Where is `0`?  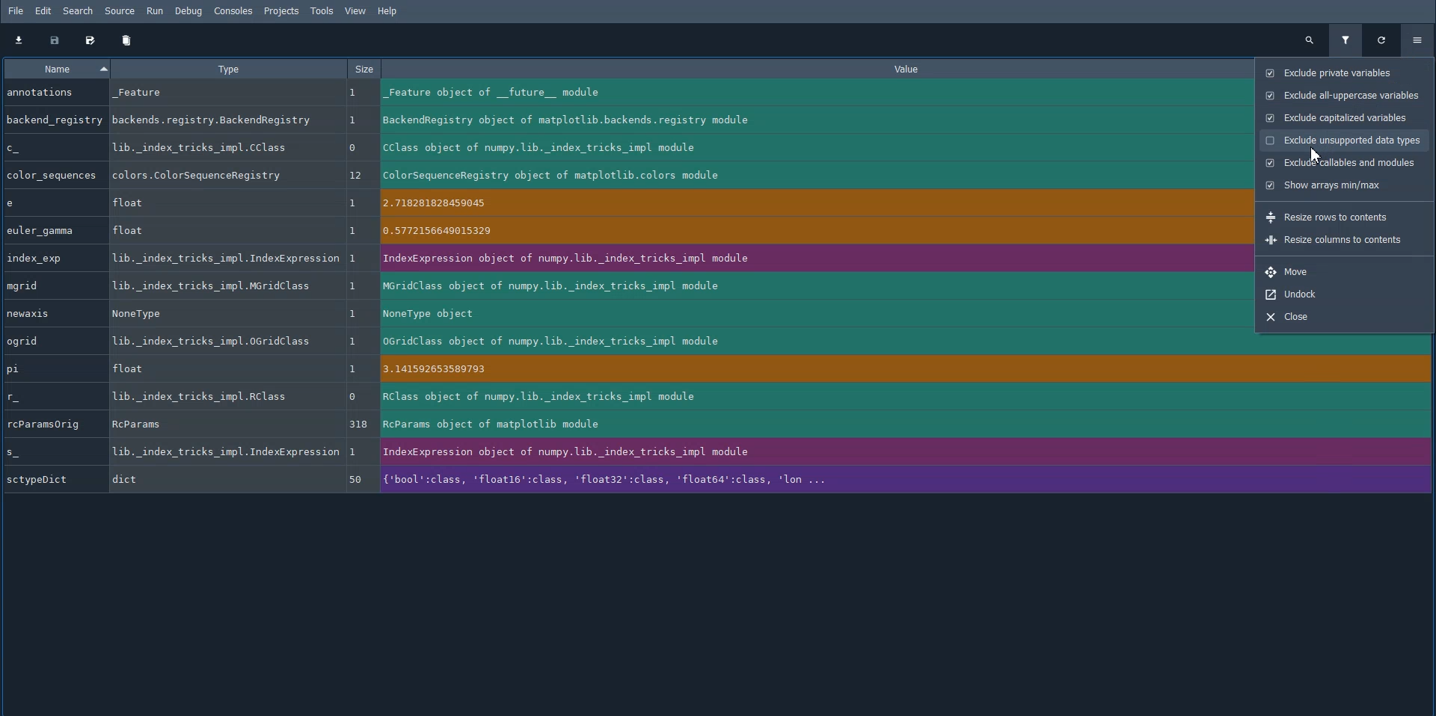 0 is located at coordinates (359, 149).